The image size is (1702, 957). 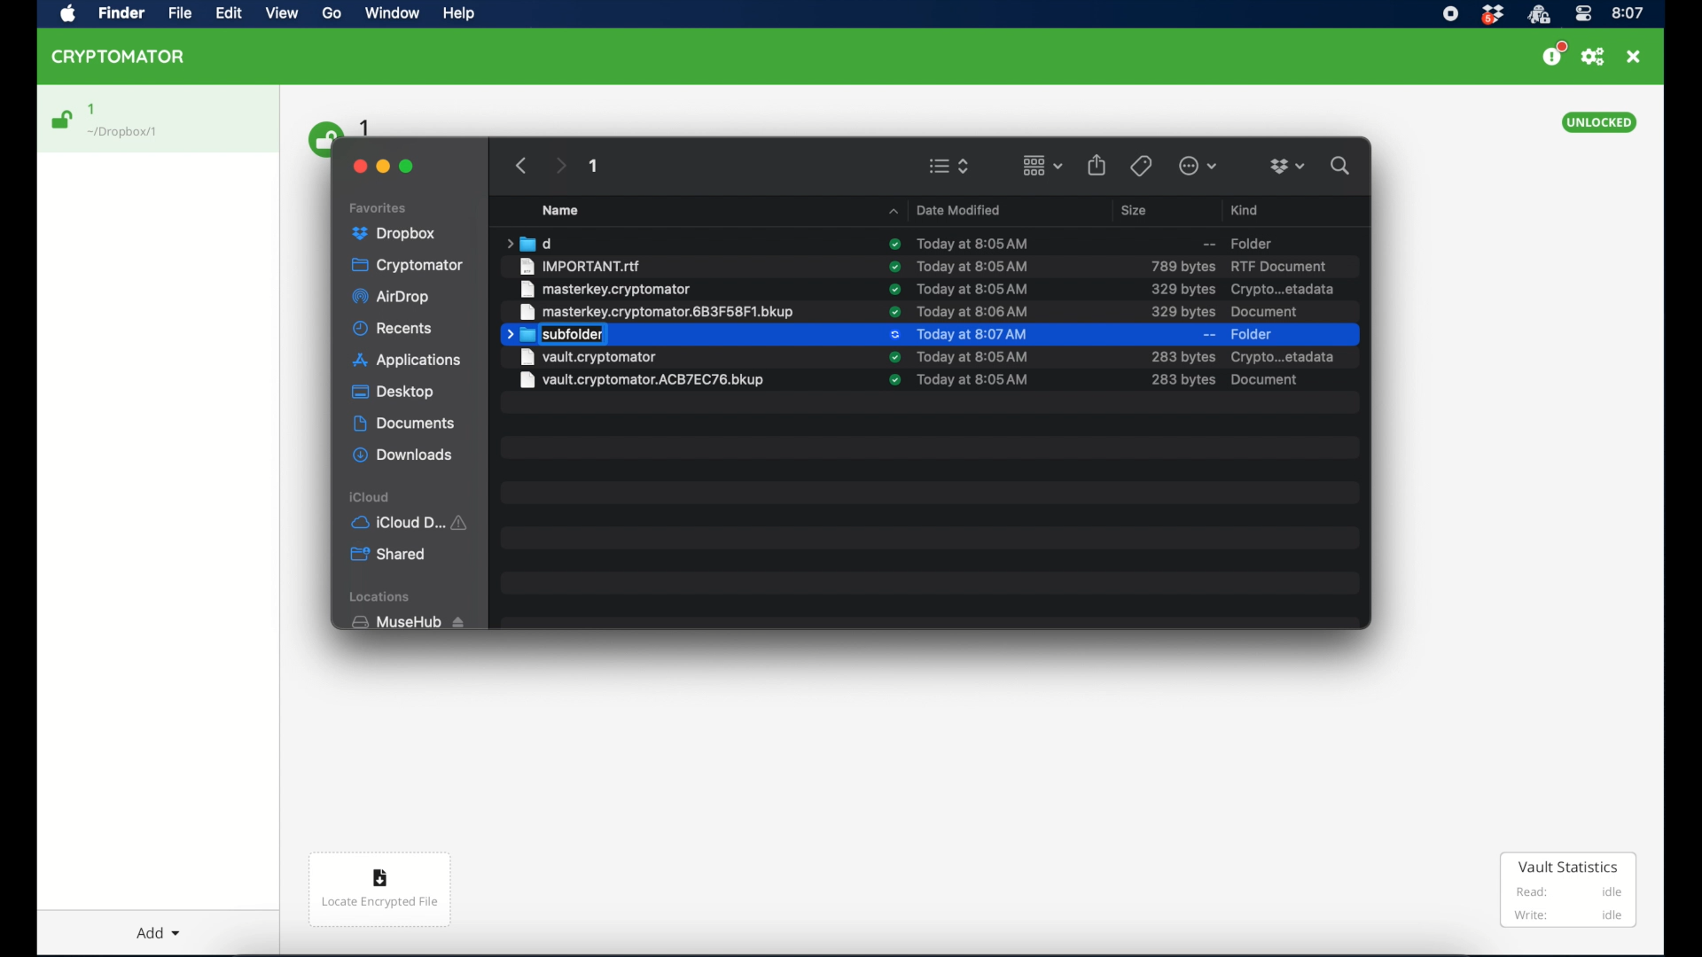 What do you see at coordinates (974, 289) in the screenshot?
I see `date` at bounding box center [974, 289].